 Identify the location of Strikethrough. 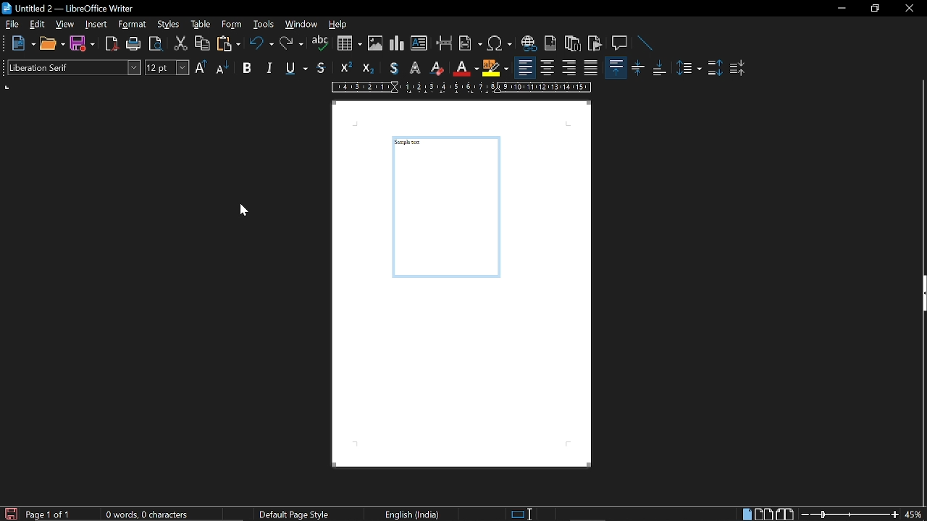
(393, 69).